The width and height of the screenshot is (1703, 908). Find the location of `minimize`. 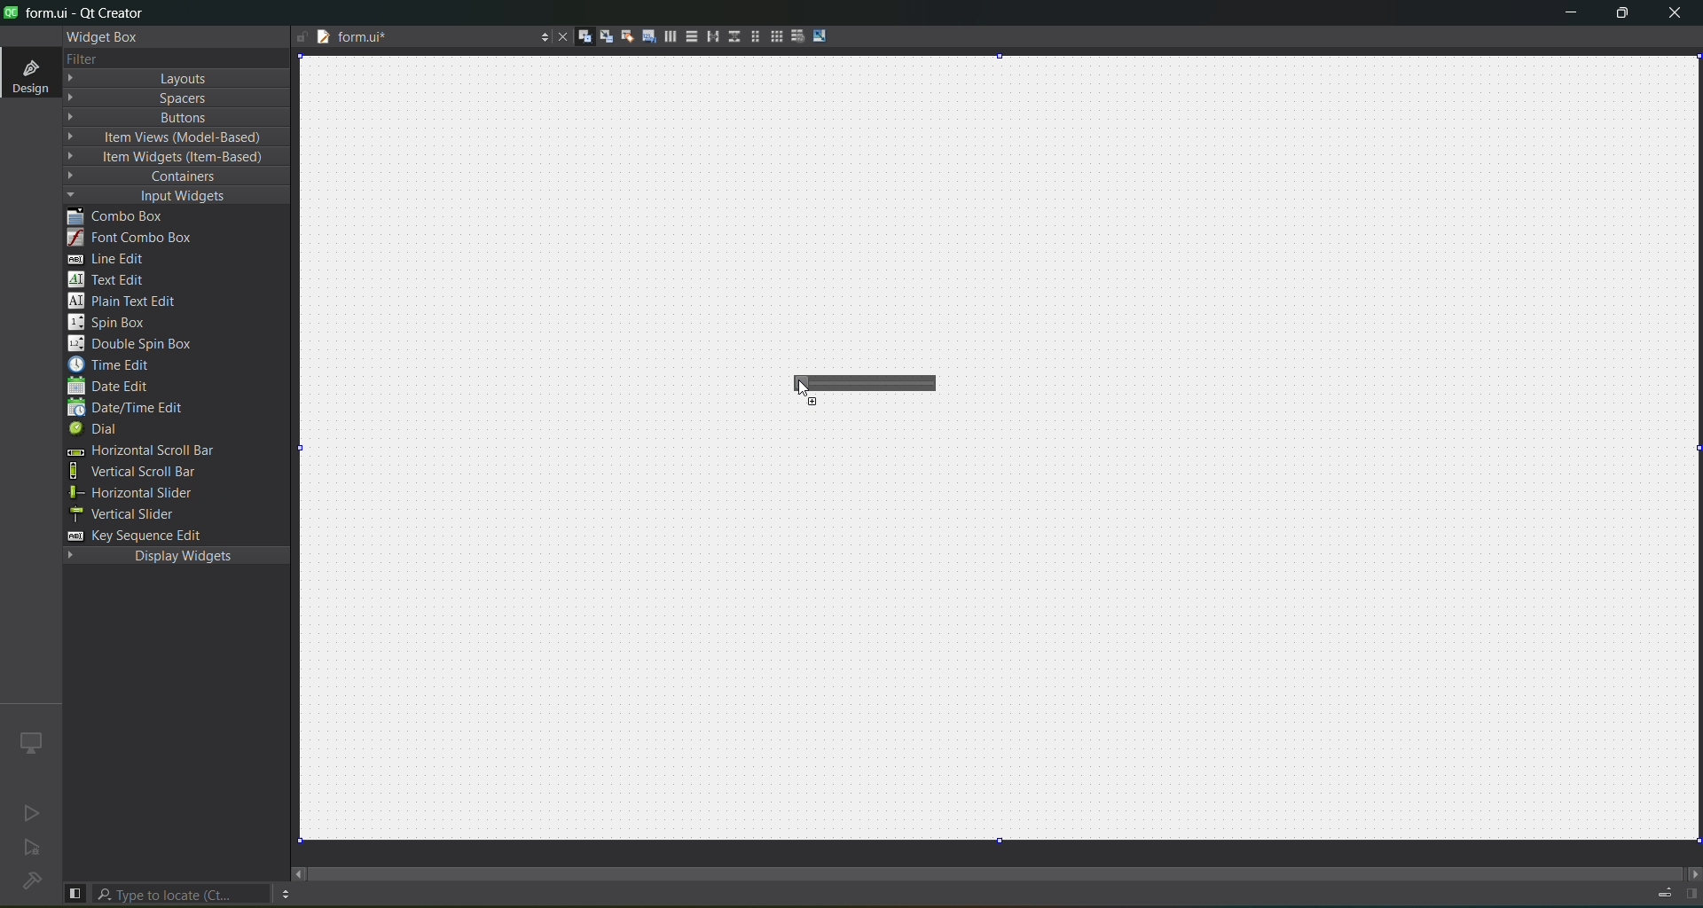

minimize is located at coordinates (1564, 16).